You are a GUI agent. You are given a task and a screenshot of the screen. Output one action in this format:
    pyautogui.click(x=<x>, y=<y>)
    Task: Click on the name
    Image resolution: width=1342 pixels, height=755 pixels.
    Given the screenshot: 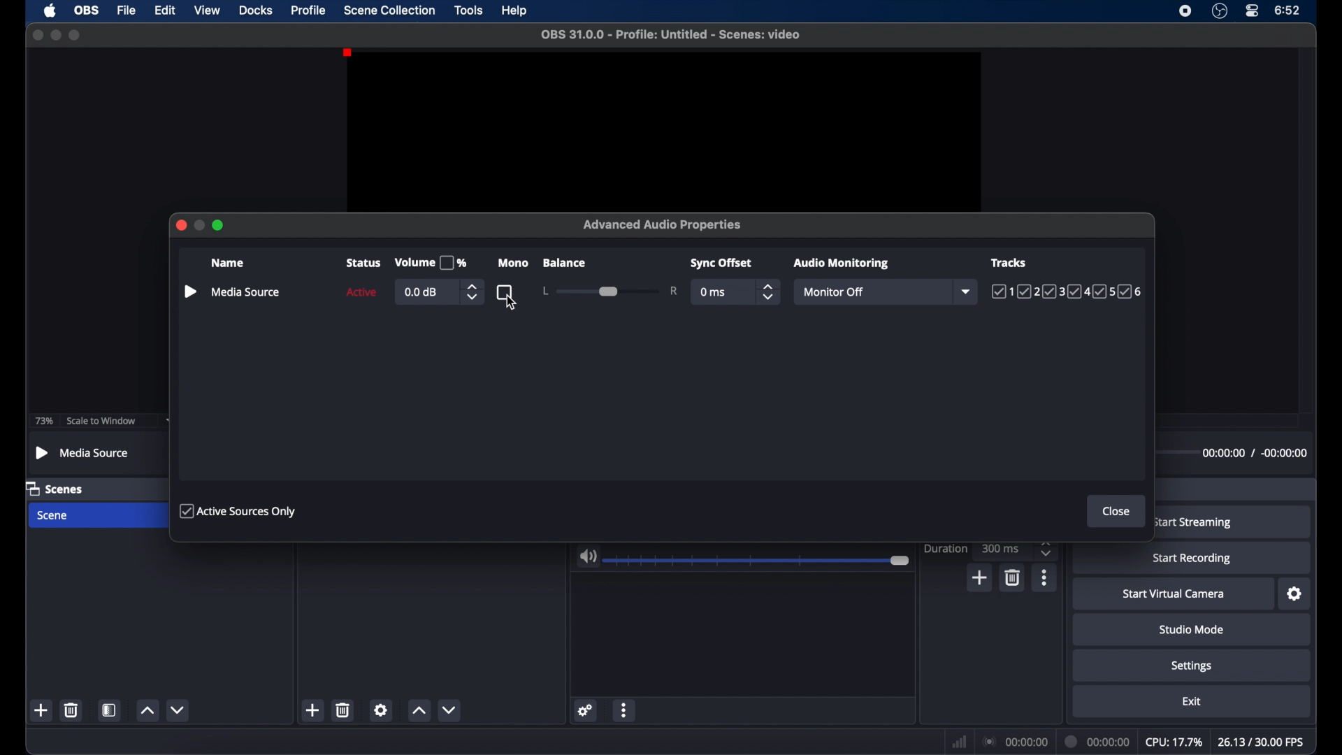 What is the action you would take?
    pyautogui.click(x=226, y=263)
    